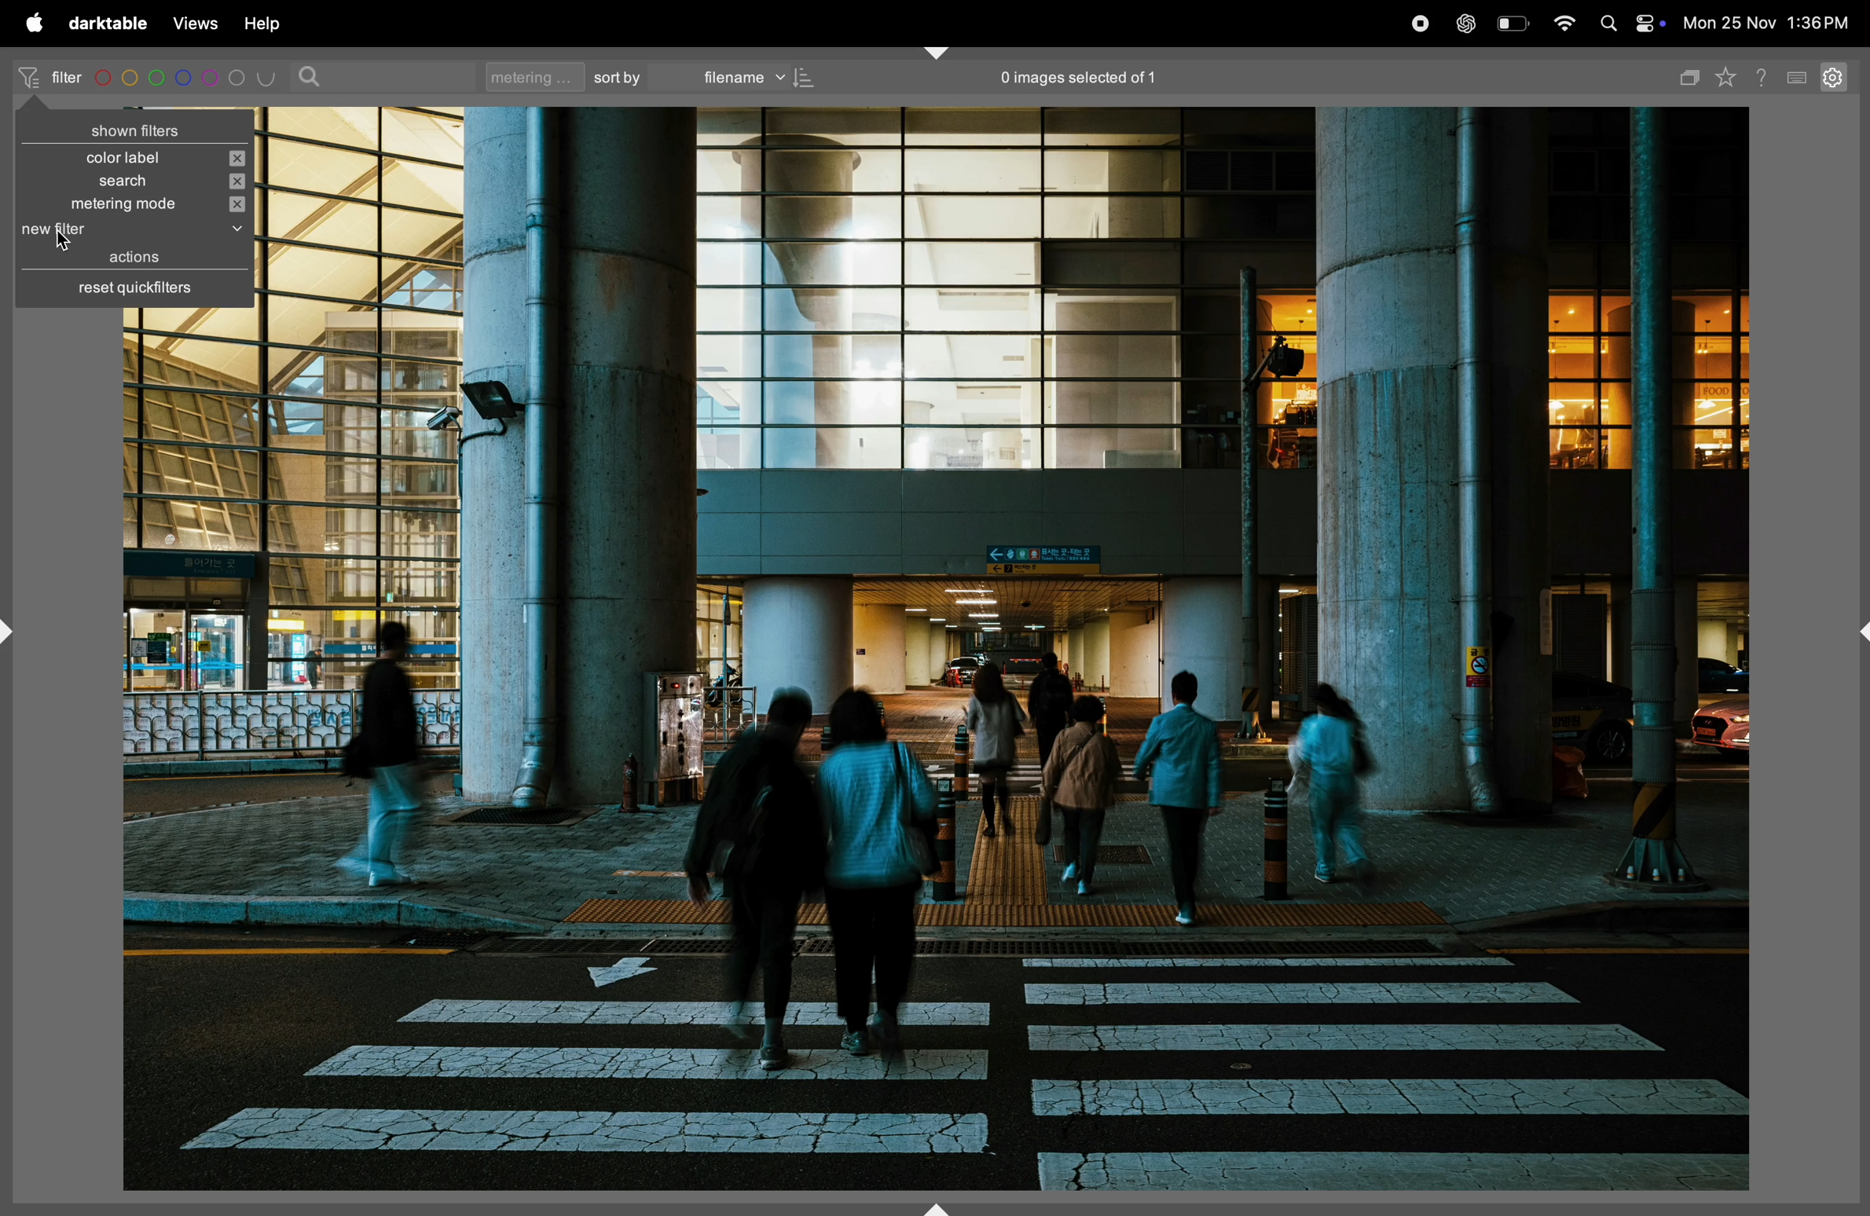  I want to click on color label, so click(136, 157).